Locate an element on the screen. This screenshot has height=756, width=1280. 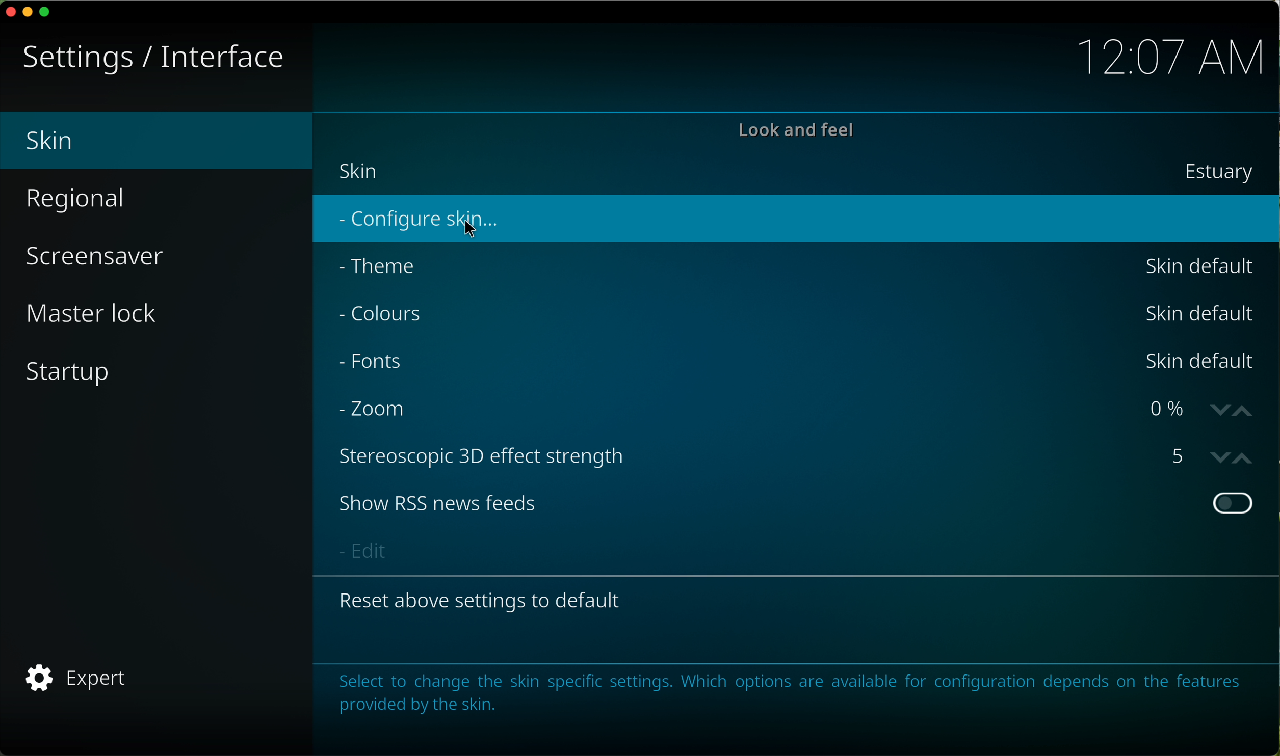
zoom is located at coordinates (379, 412).